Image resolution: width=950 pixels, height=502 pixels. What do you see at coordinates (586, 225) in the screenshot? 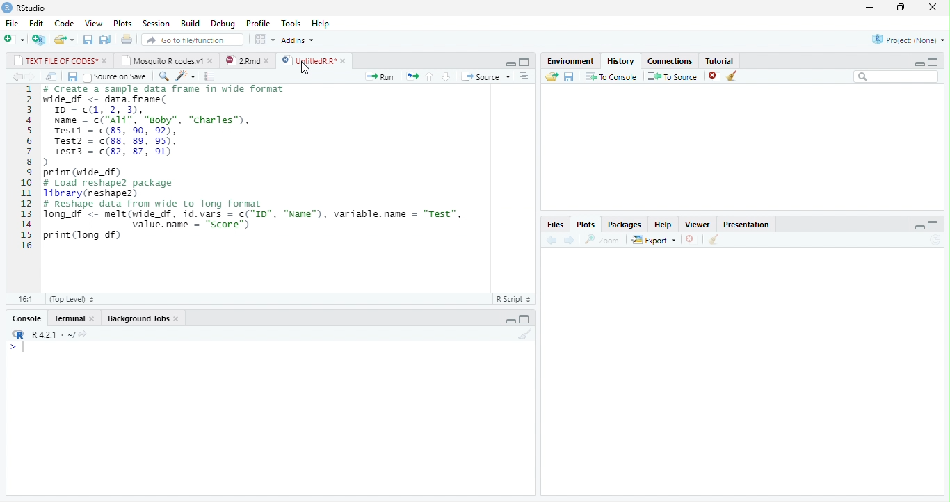
I see `Plots` at bounding box center [586, 225].